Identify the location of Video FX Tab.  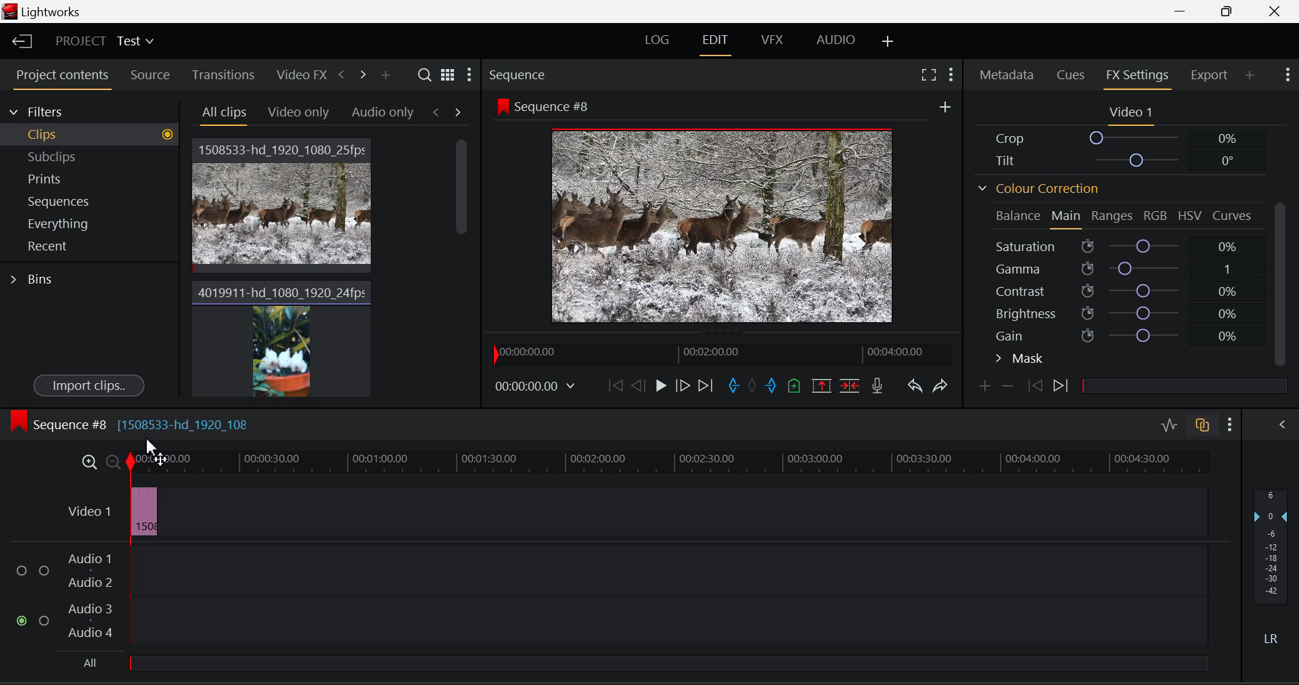
(302, 76).